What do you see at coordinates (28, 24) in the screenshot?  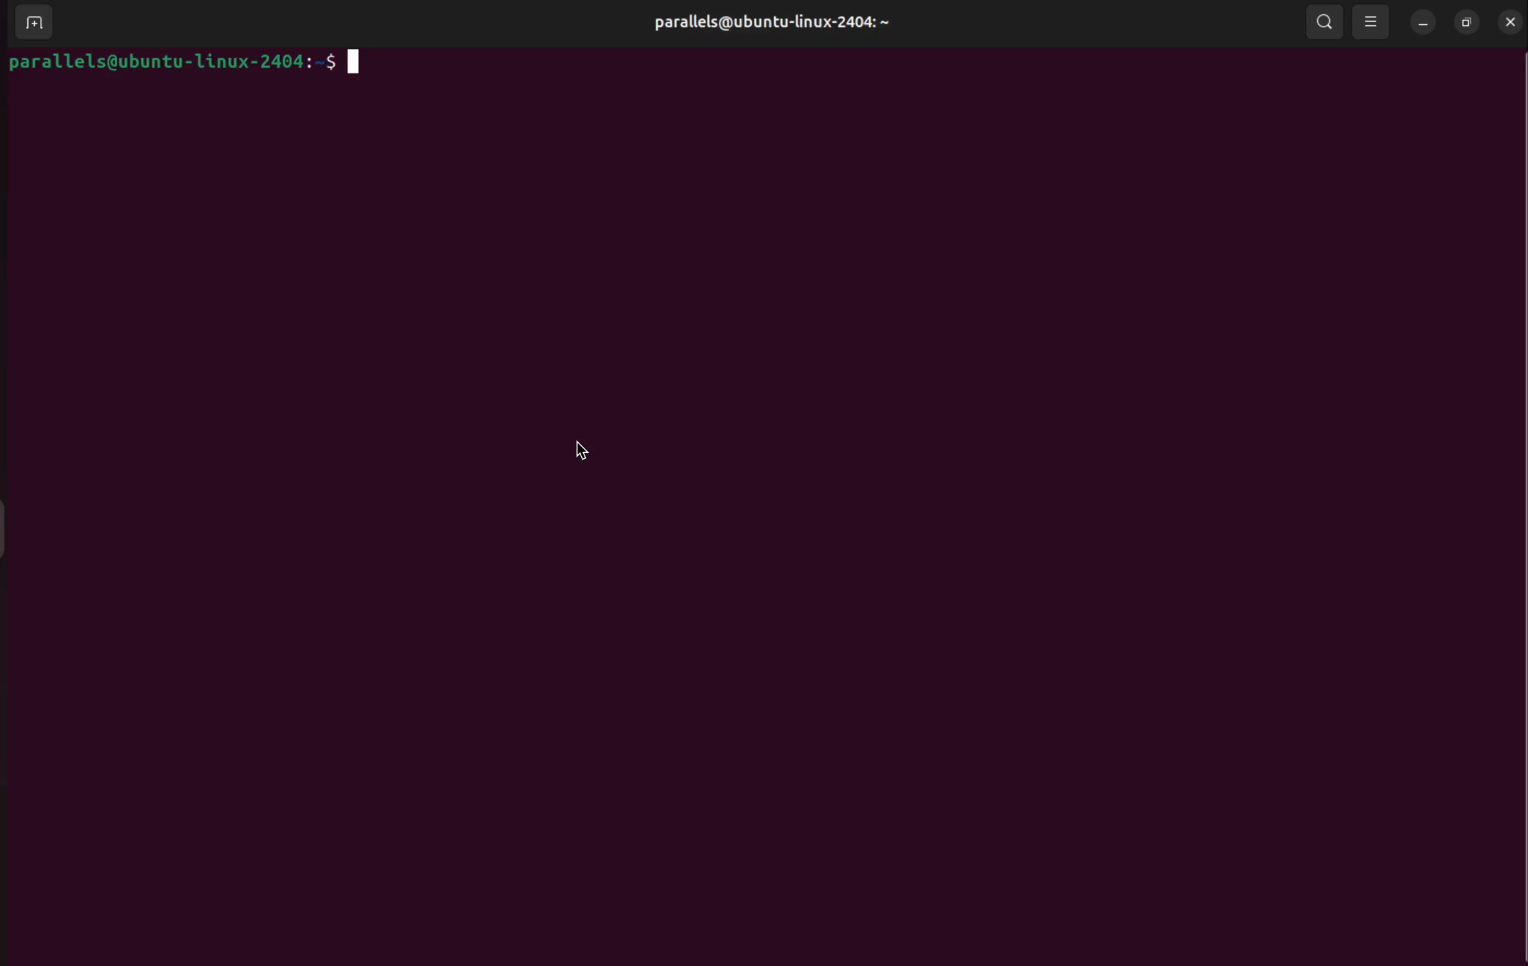 I see `ADD TERMINAL` at bounding box center [28, 24].